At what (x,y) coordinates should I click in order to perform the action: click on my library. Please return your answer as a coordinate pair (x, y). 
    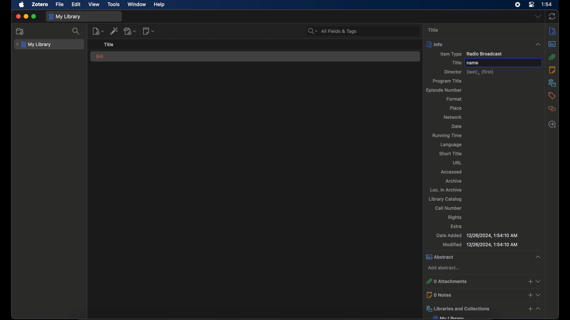
    Looking at the image, I should click on (65, 17).